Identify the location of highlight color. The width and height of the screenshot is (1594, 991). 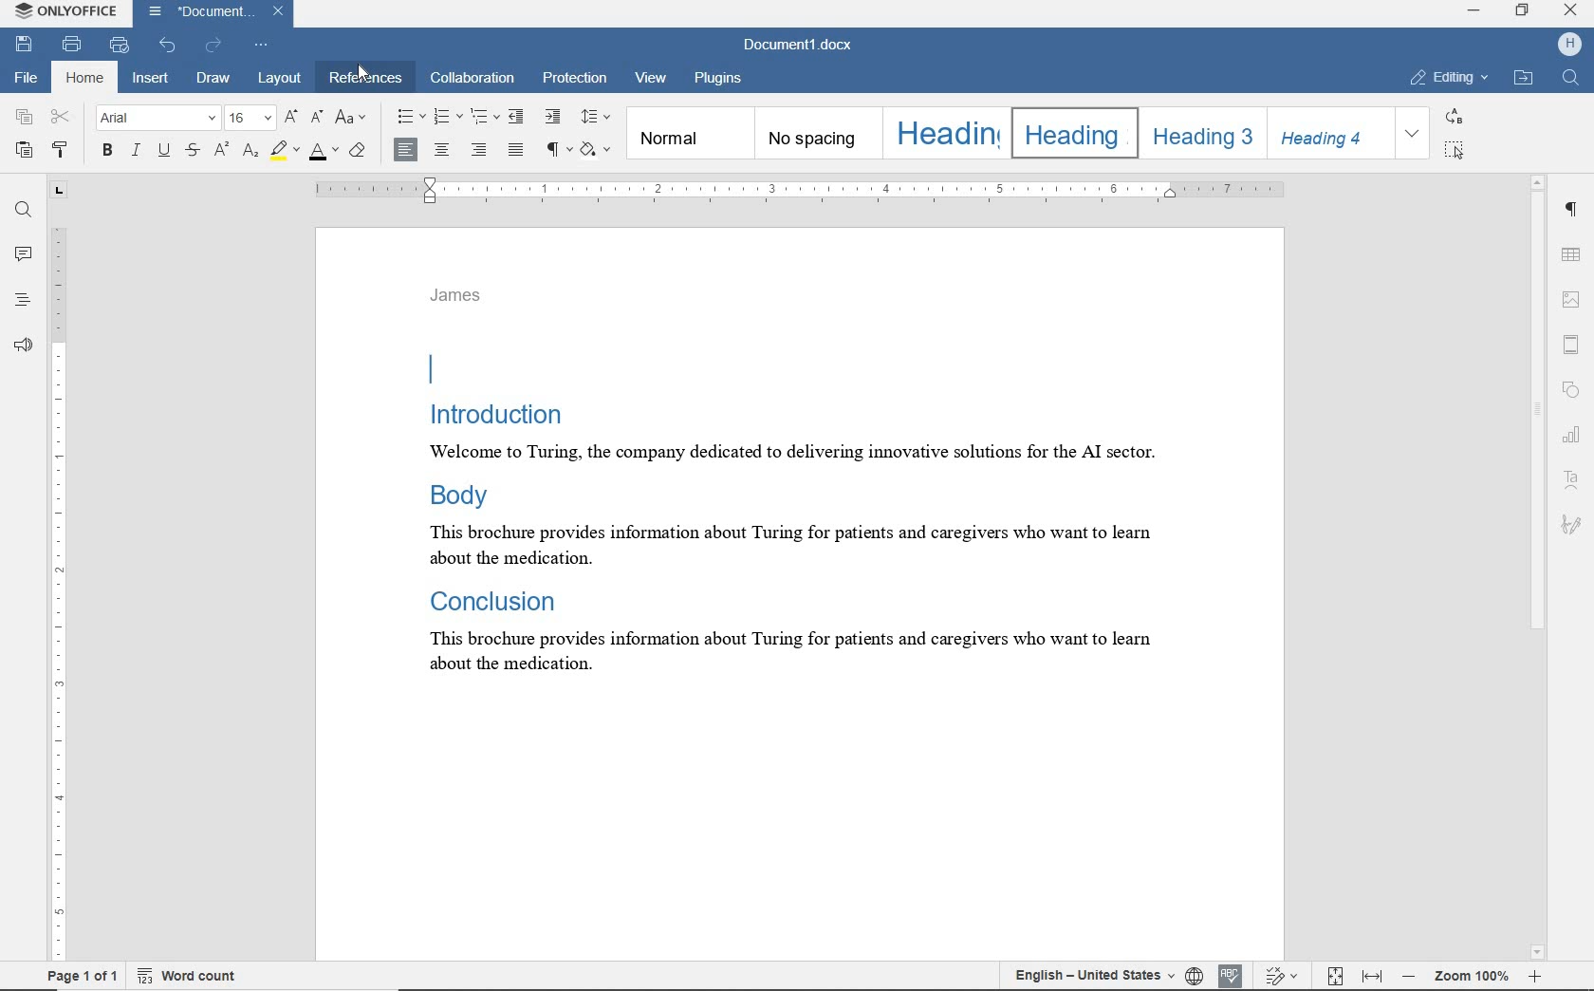
(287, 152).